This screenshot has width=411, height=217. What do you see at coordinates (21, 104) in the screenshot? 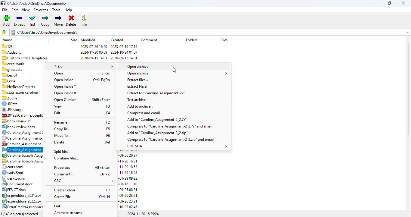
I see `€) RData 38899 2023-10-12 11:40 2023-10-12 11:40` at bounding box center [21, 104].